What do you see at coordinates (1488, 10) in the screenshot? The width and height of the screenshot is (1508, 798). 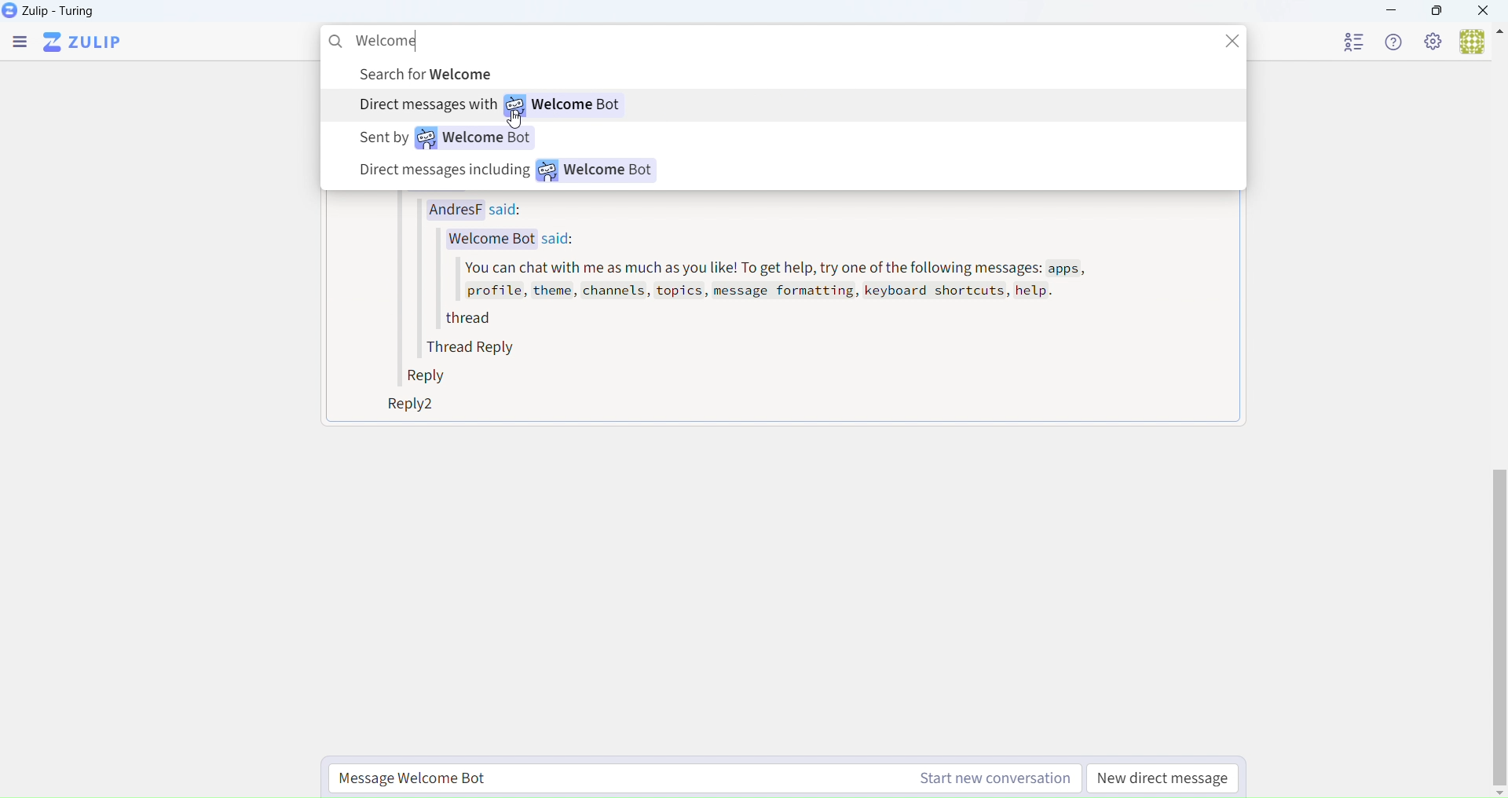 I see `Close` at bounding box center [1488, 10].